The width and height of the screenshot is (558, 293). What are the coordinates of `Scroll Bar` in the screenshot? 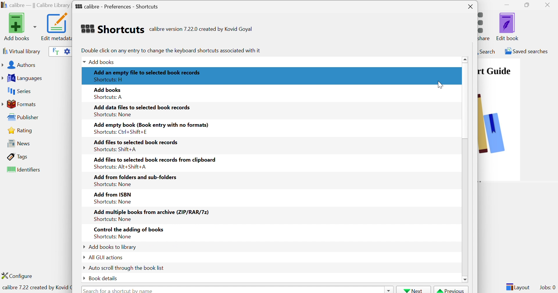 It's located at (466, 109).